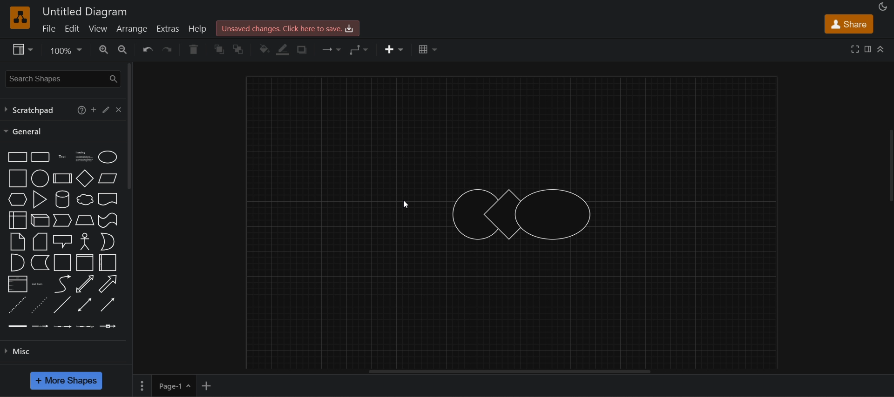 The width and height of the screenshot is (894, 397). What do you see at coordinates (39, 304) in the screenshot?
I see `dotted line` at bounding box center [39, 304].